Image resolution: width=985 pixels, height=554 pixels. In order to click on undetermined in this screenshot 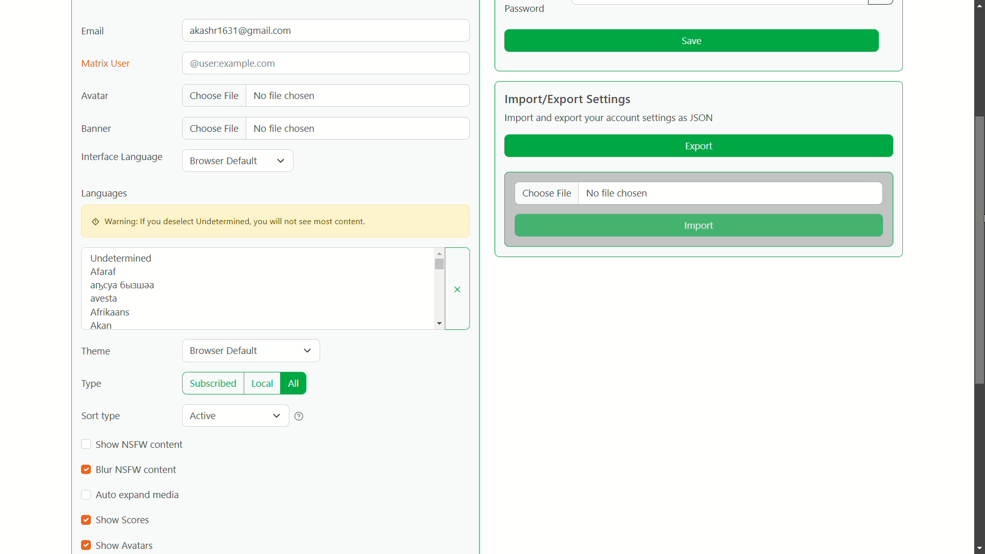, I will do `click(121, 258)`.